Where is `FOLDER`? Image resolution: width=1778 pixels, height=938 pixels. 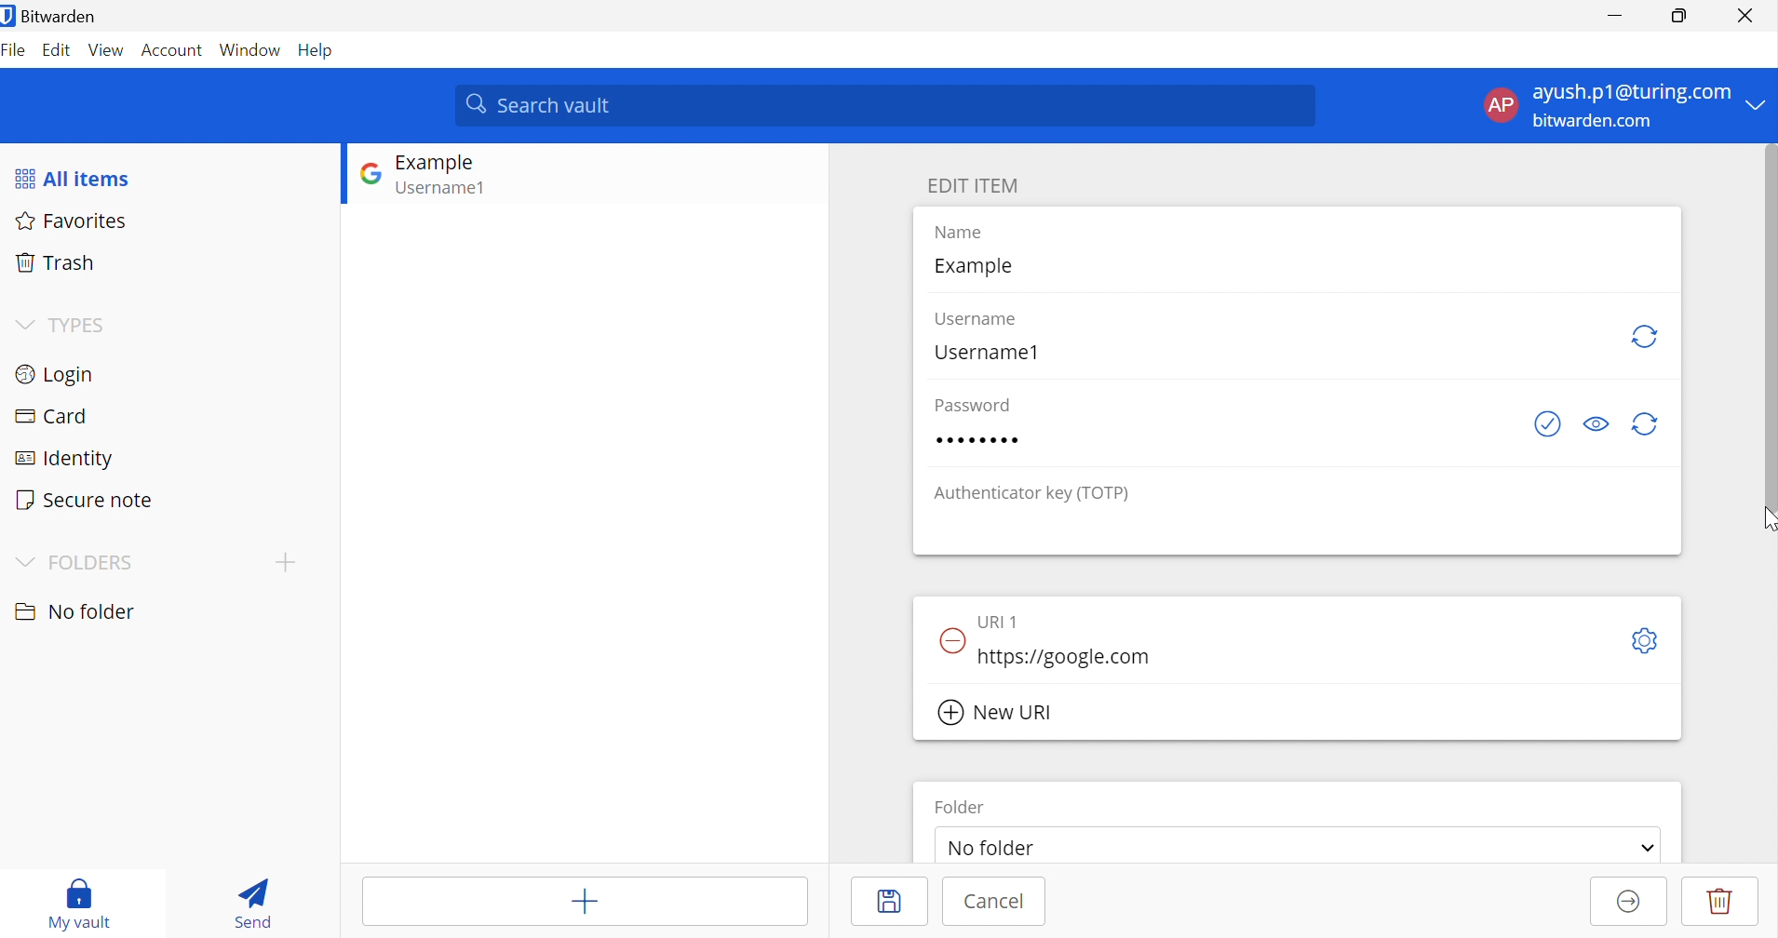 FOLDER is located at coordinates (92, 561).